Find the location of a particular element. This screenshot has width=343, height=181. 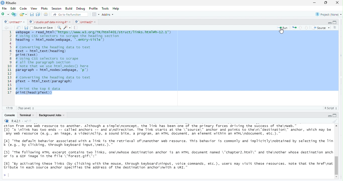

show in new window is located at coordinates (19, 28).